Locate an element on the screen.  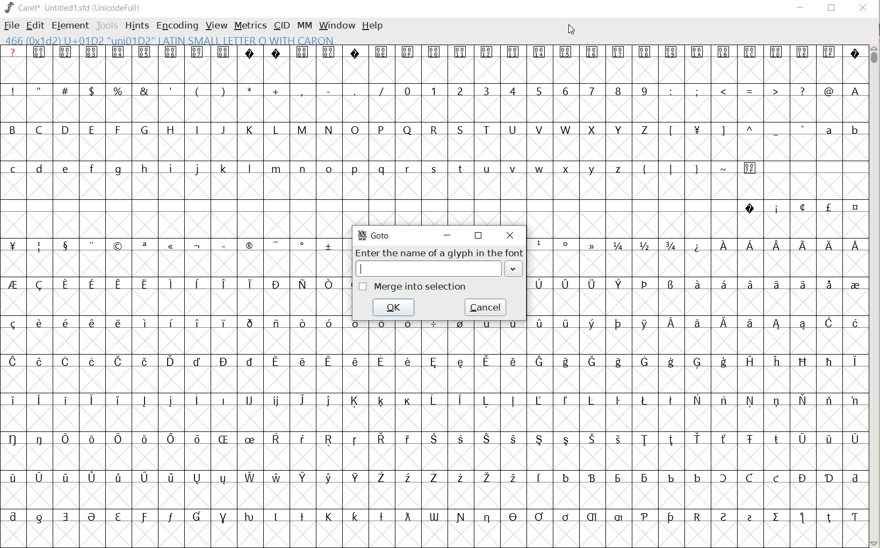
Merge into selection is located at coordinates (414, 286).